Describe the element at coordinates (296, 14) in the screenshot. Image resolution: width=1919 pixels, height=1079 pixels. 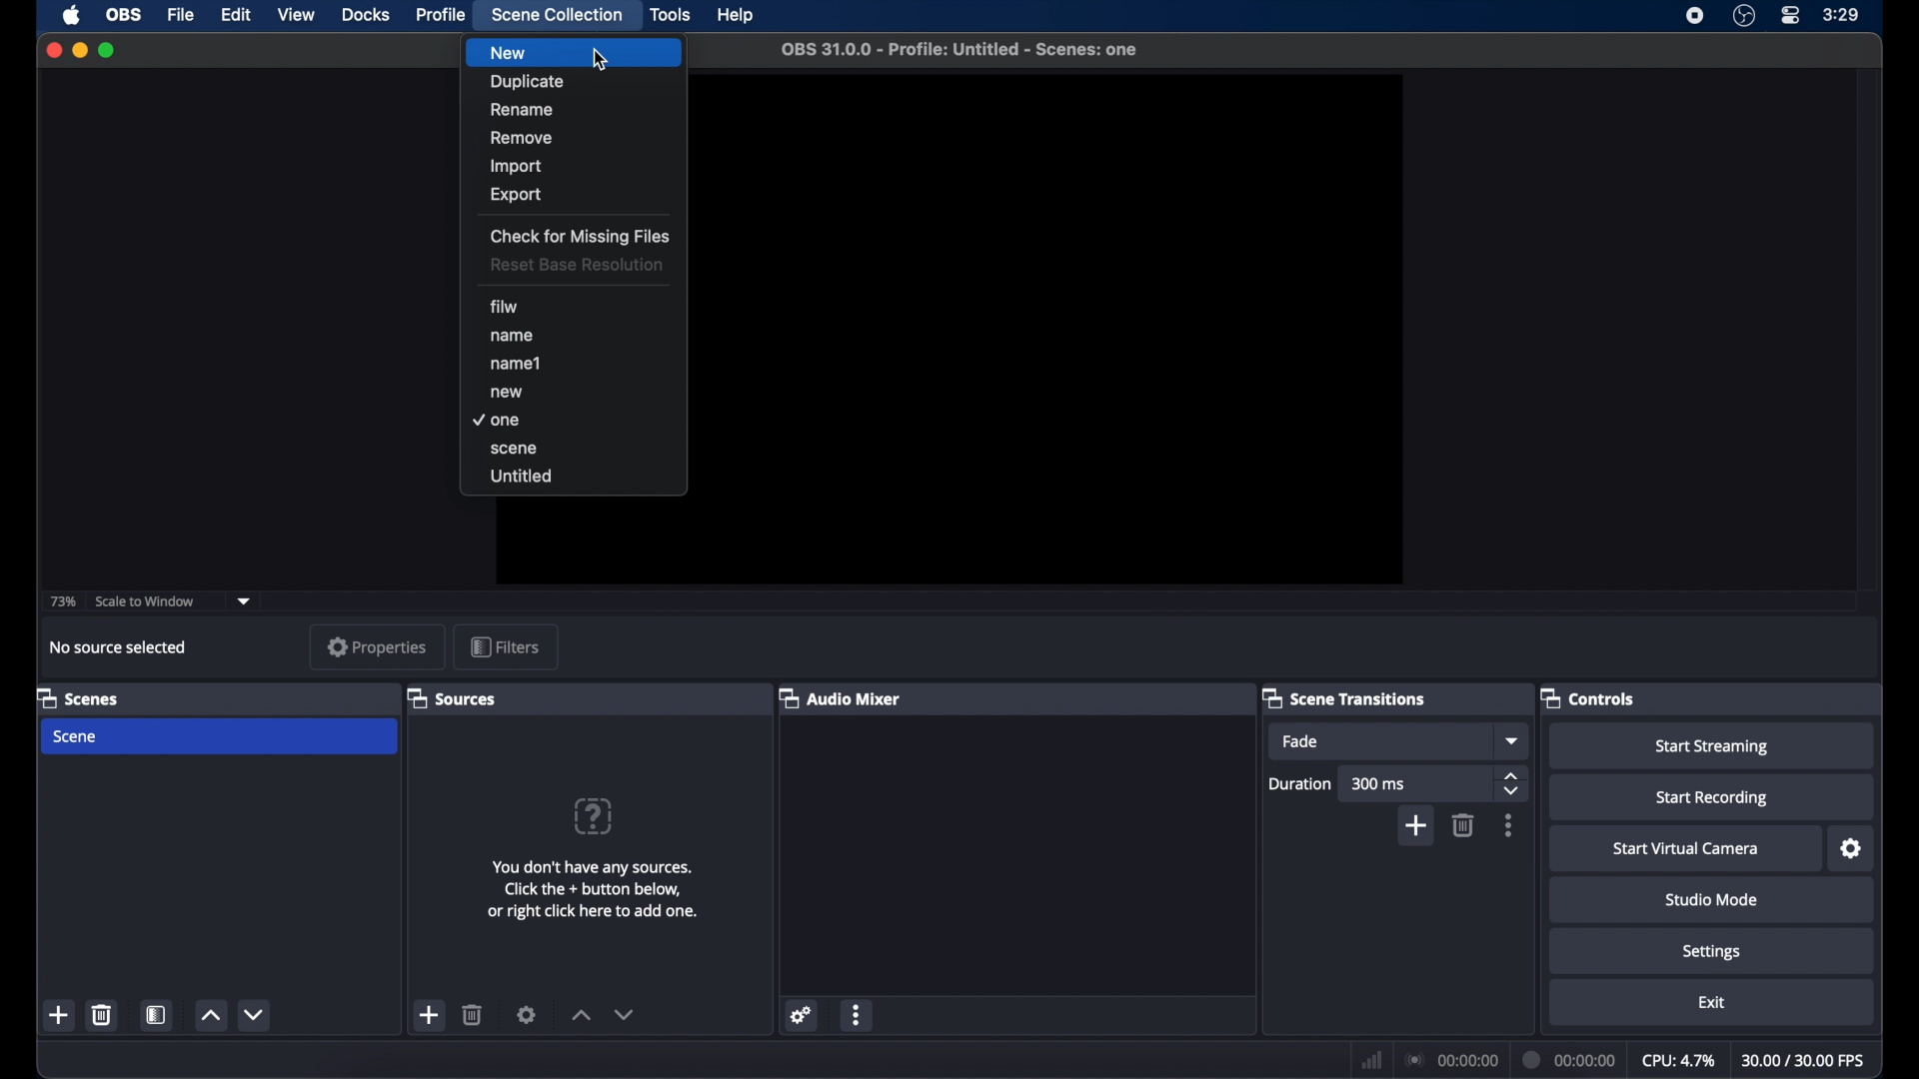
I see `view` at that location.